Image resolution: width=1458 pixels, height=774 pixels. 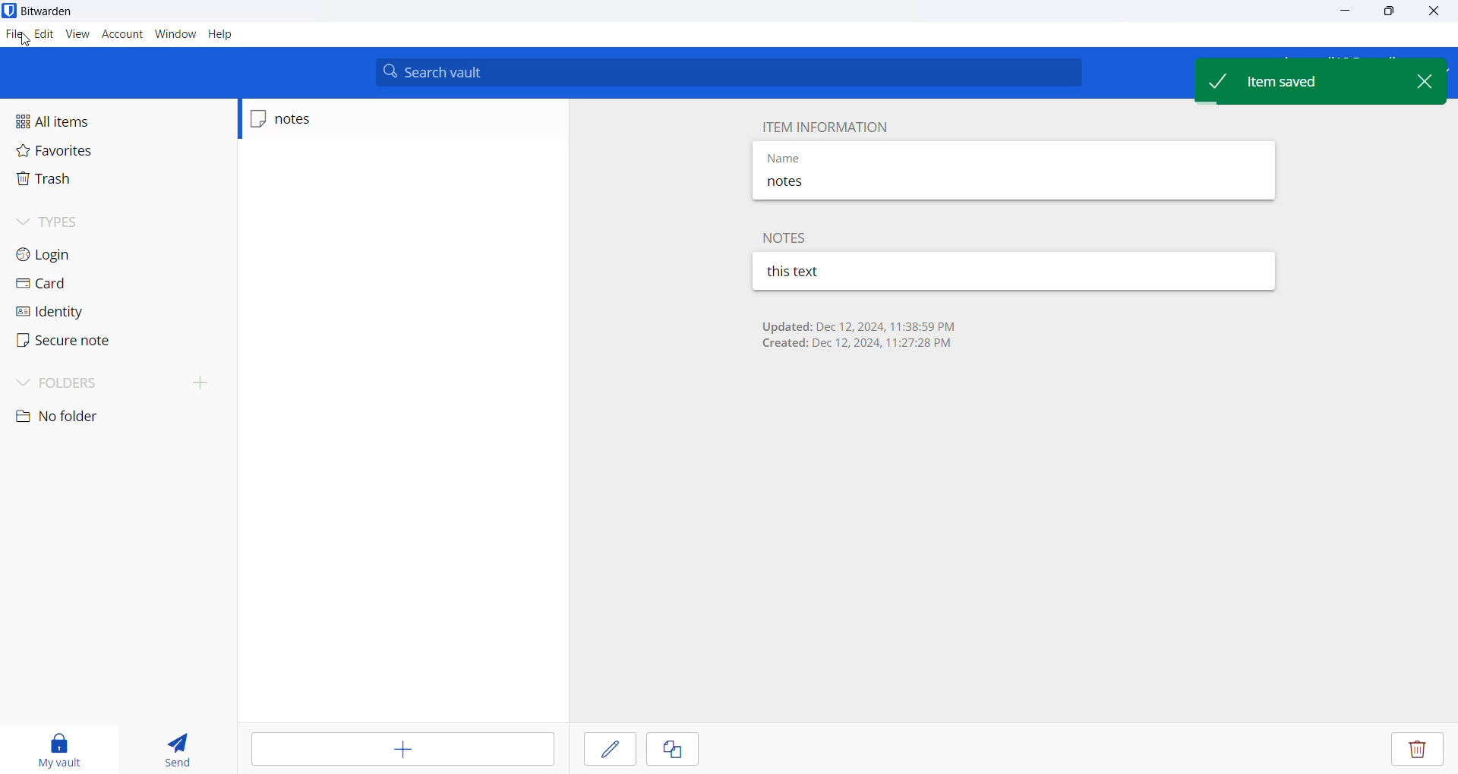 What do you see at coordinates (1341, 13) in the screenshot?
I see `minimize` at bounding box center [1341, 13].